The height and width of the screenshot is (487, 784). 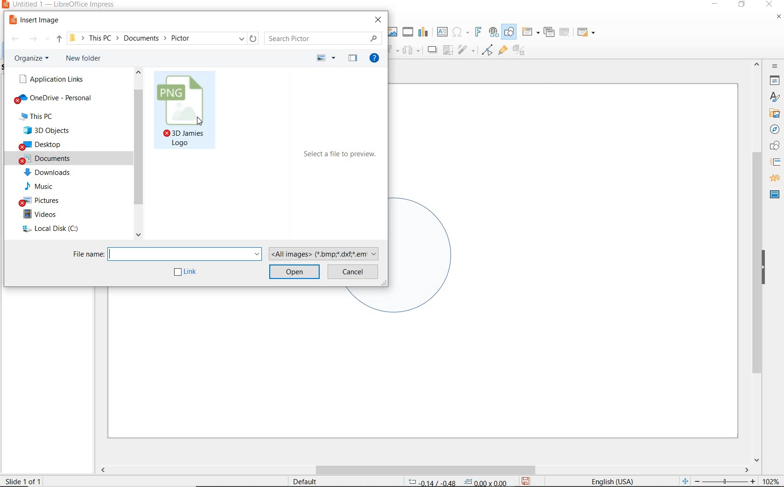 What do you see at coordinates (411, 50) in the screenshot?
I see `select at least three objects to distribute` at bounding box center [411, 50].